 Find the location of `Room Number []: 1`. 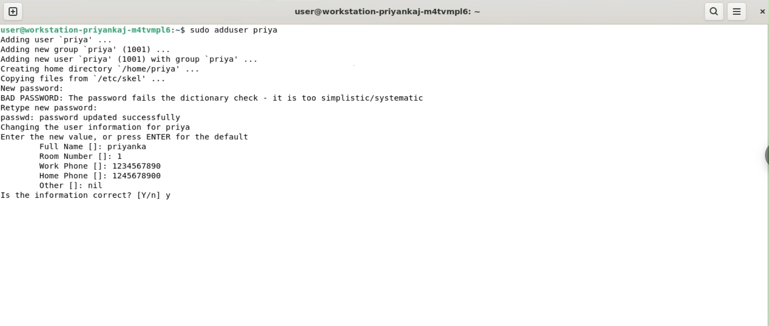

Room Number []: 1 is located at coordinates (81, 157).